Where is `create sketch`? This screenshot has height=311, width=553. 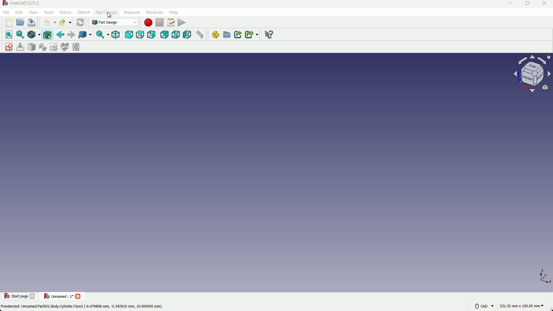 create sketch is located at coordinates (9, 47).